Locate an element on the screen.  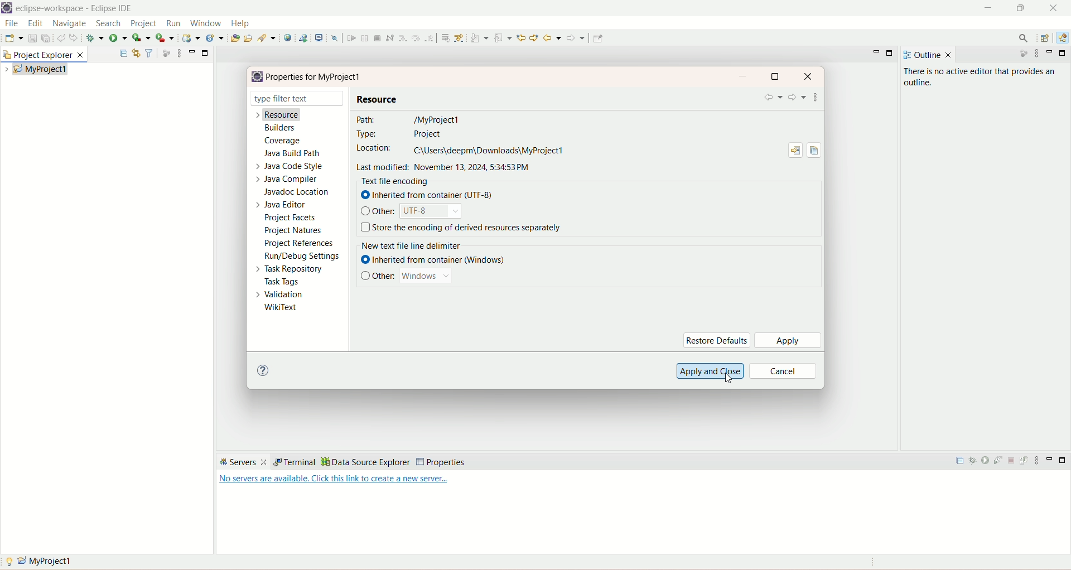
maximize is located at coordinates (774, 76).